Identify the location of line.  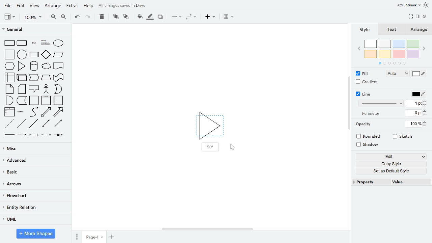
(365, 94).